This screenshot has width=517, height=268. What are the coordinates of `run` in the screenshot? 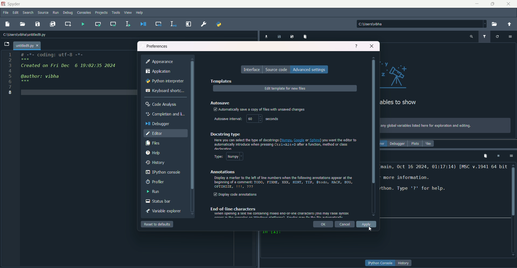 It's located at (56, 13).